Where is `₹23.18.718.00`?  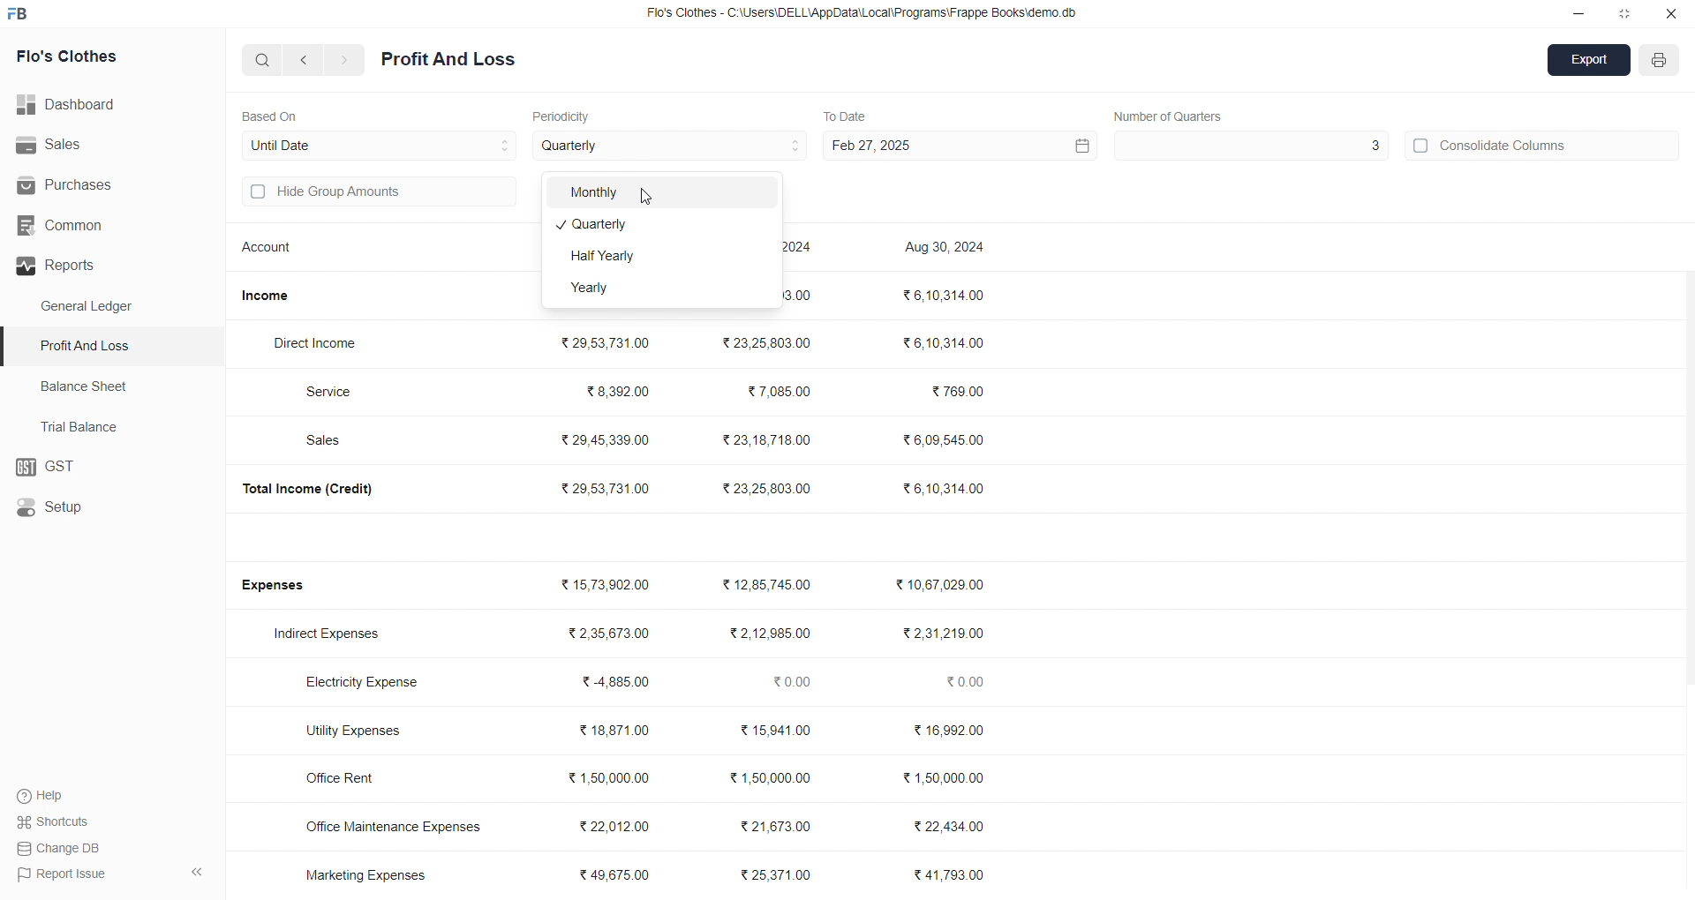 ₹23.18.718.00 is located at coordinates (767, 439).